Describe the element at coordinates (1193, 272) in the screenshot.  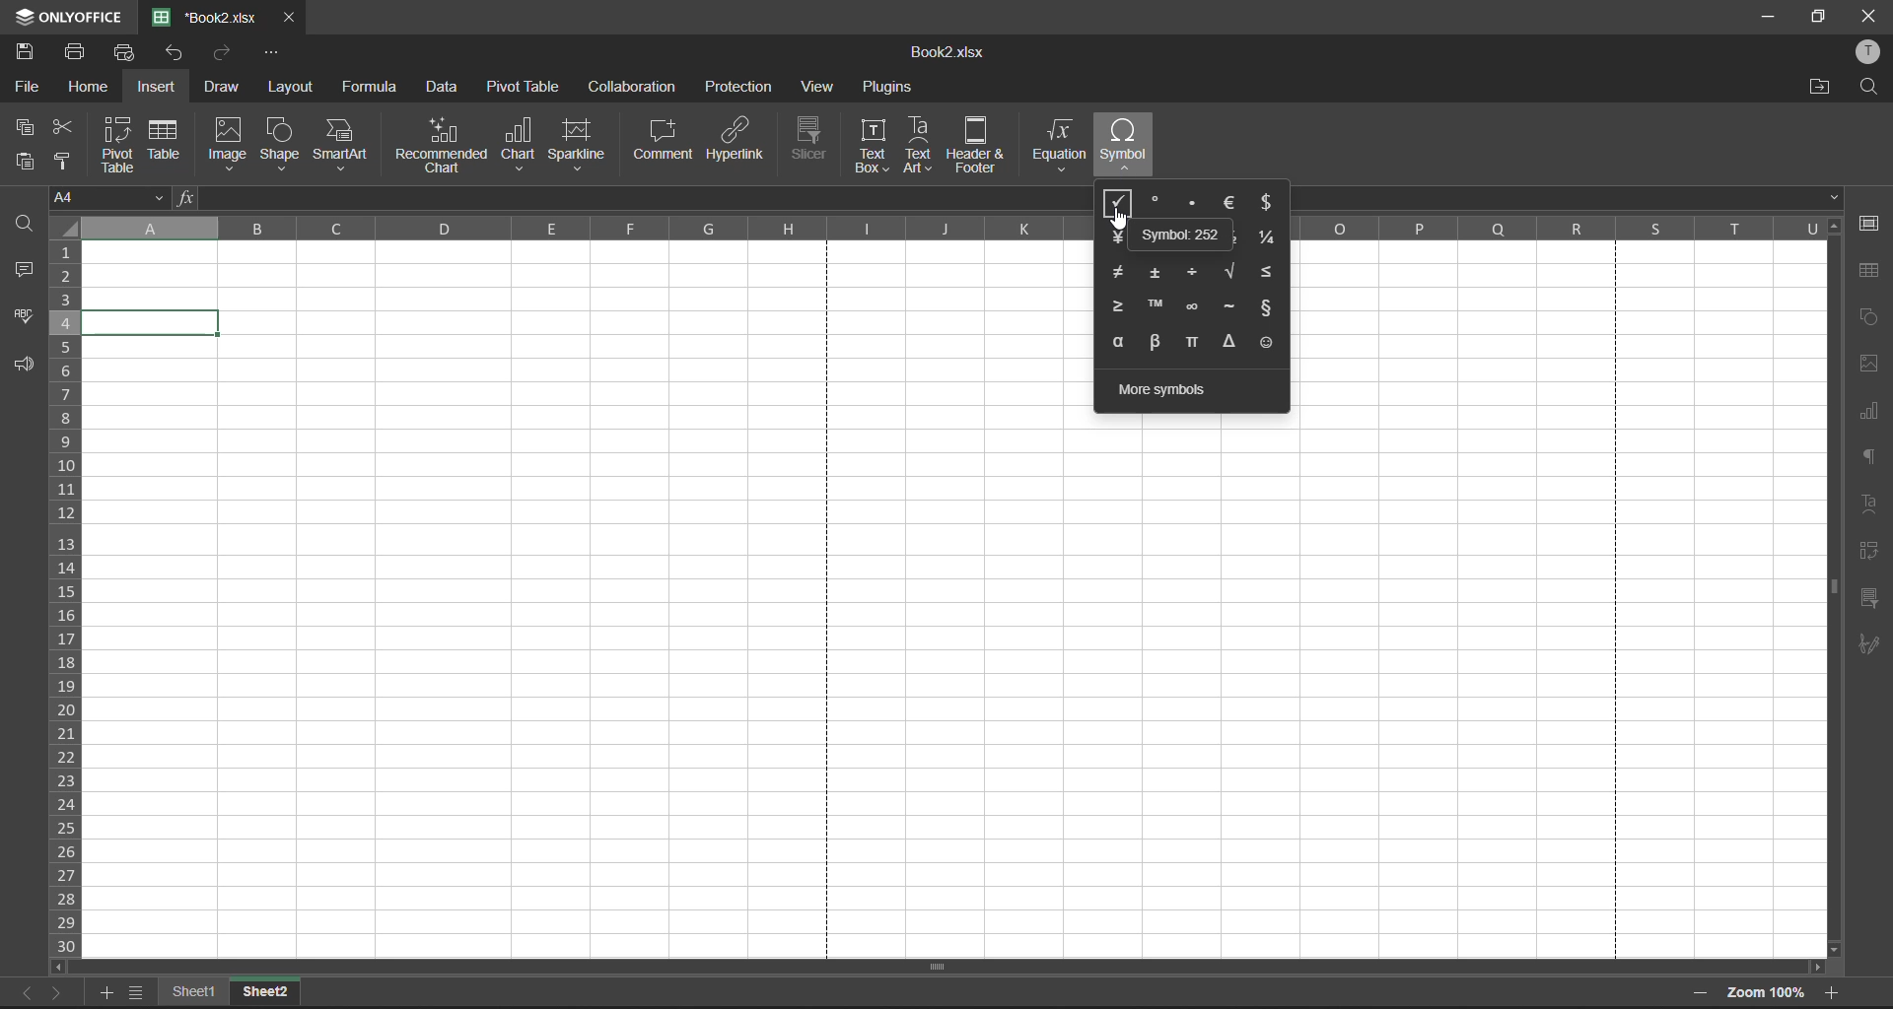
I see `division sign` at that location.